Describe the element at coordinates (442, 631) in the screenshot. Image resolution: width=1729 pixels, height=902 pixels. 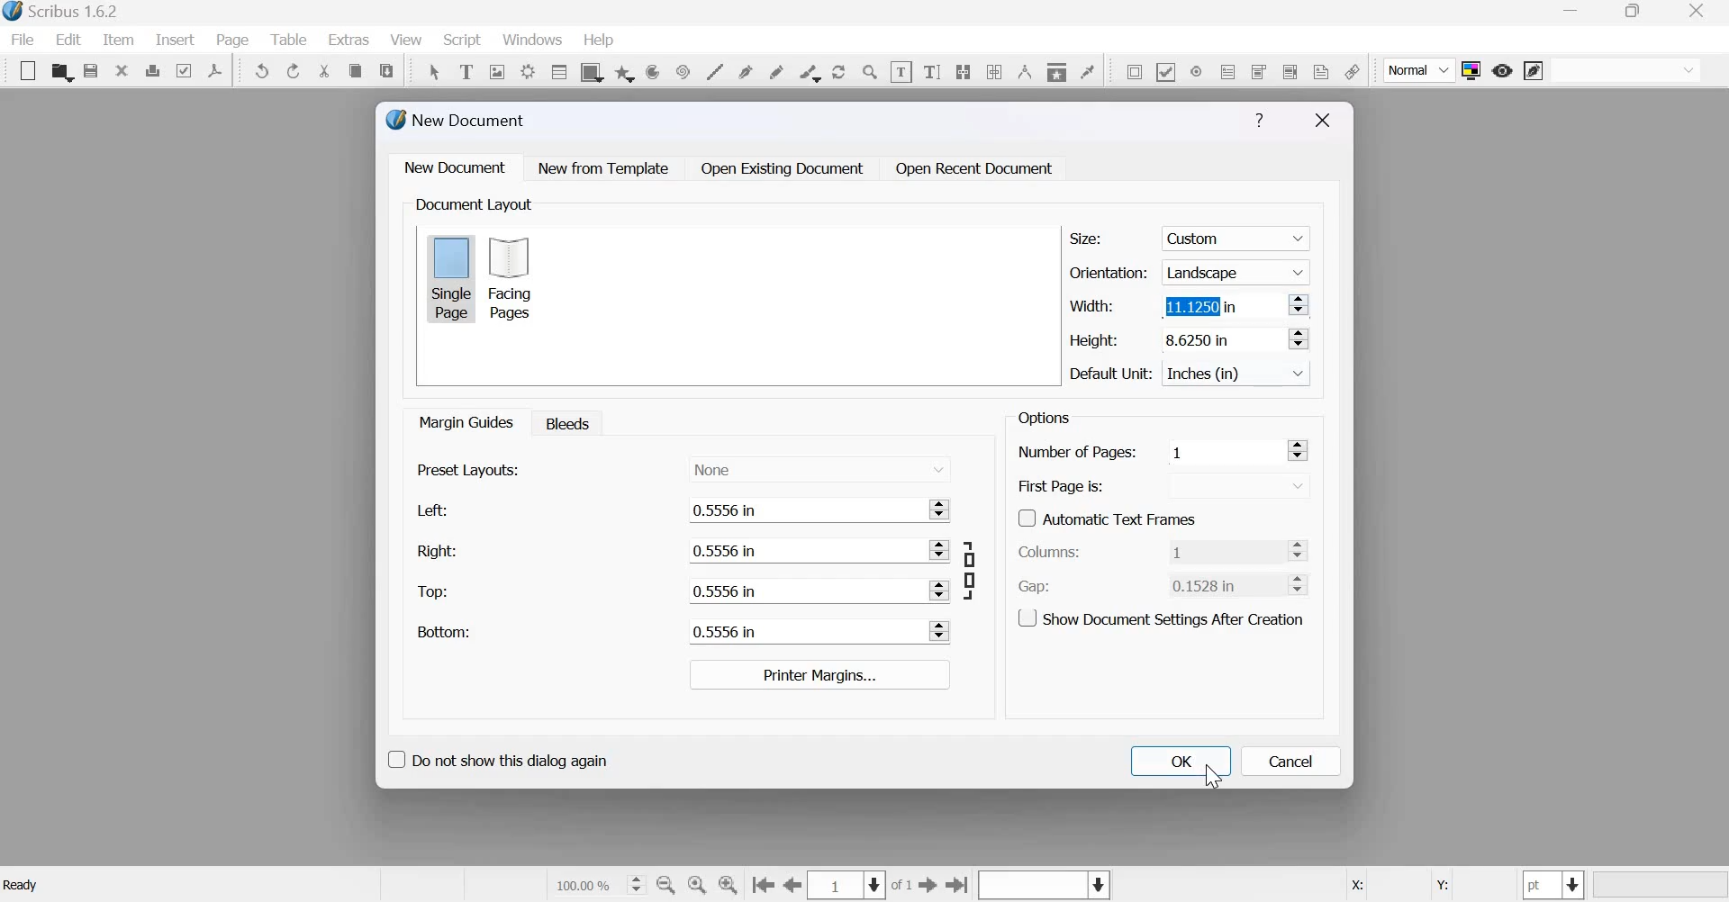
I see `Bottom:` at that location.